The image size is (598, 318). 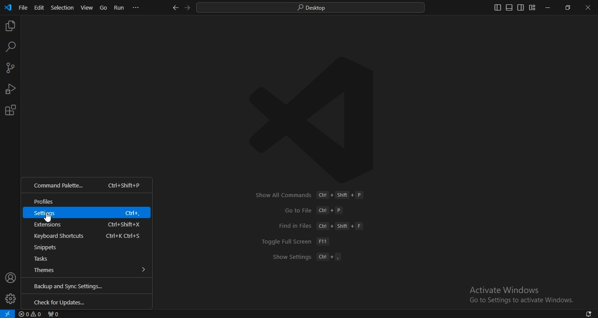 I want to click on close, so click(x=588, y=7).